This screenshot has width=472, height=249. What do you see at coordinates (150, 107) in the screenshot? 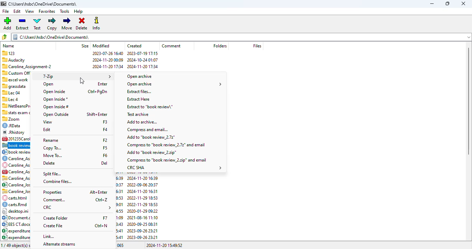
I see `extract to file` at bounding box center [150, 107].